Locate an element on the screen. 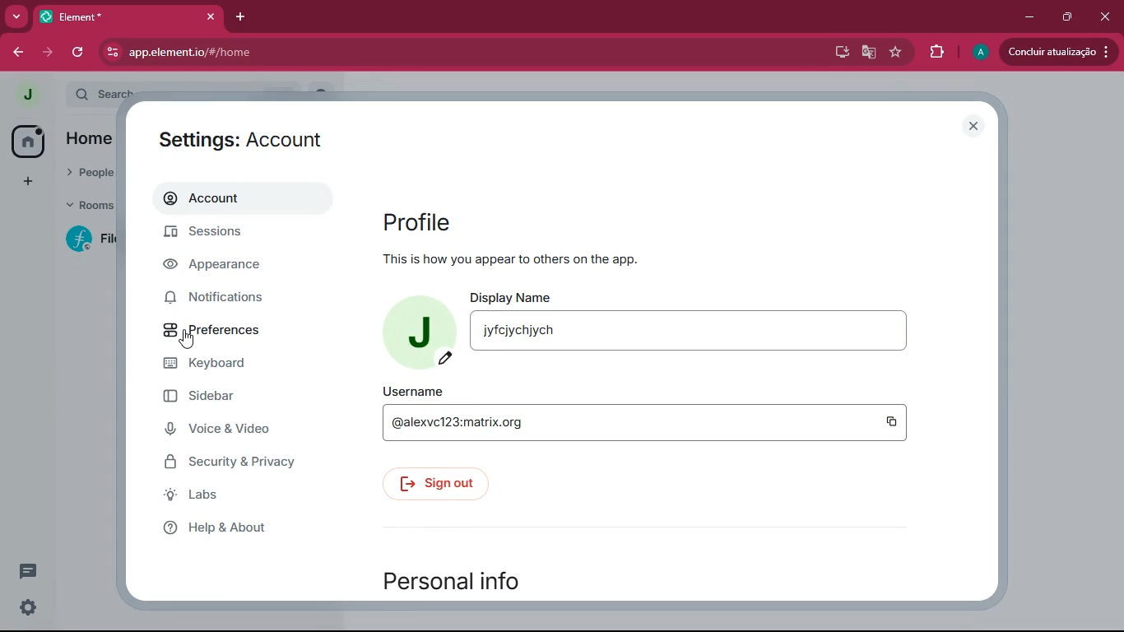 Image resolution: width=1124 pixels, height=632 pixels. minimize is located at coordinates (1029, 17).